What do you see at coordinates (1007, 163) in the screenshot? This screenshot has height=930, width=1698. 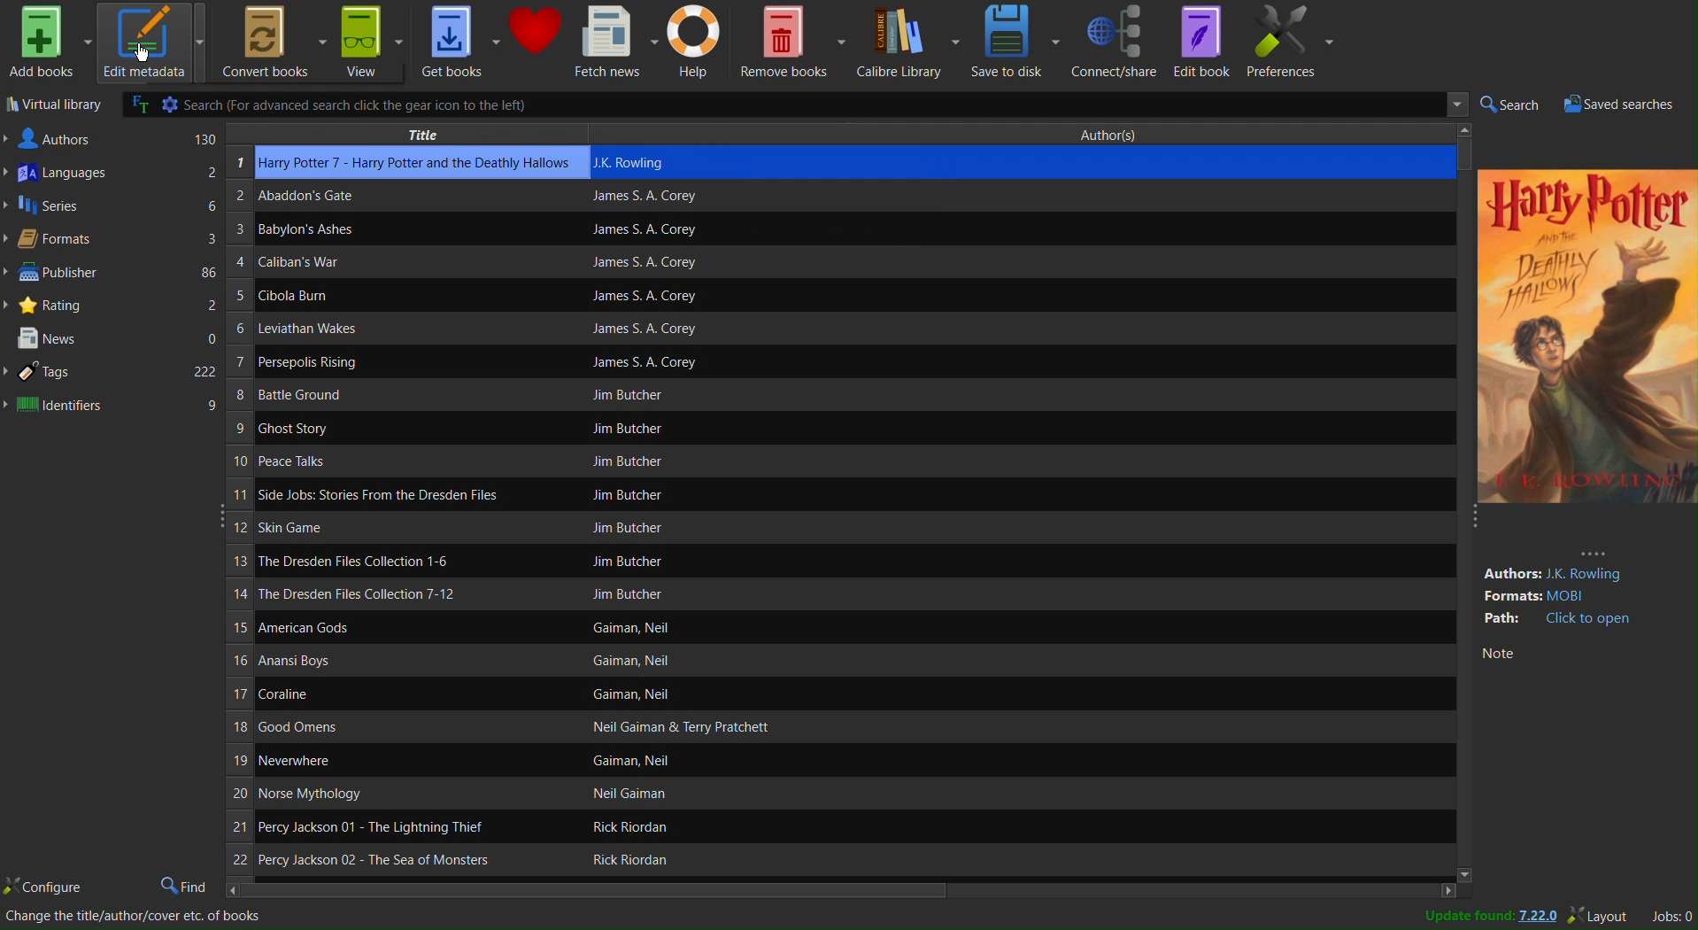 I see `author's name` at bounding box center [1007, 163].